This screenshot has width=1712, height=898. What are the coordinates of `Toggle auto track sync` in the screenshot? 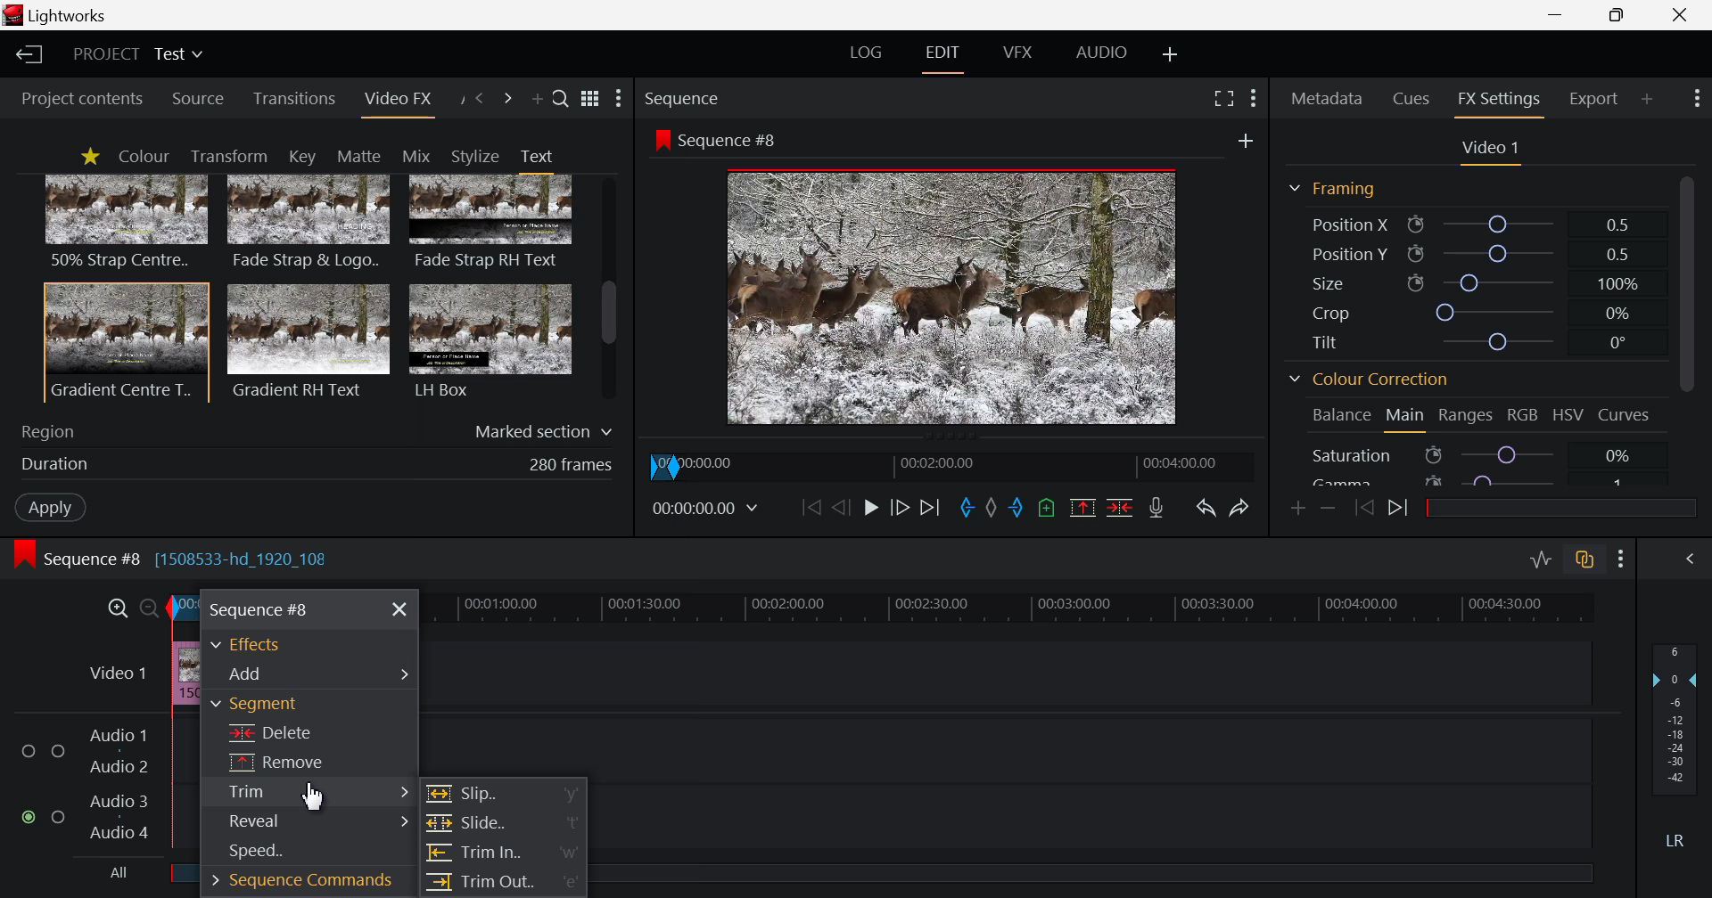 It's located at (1587, 562).